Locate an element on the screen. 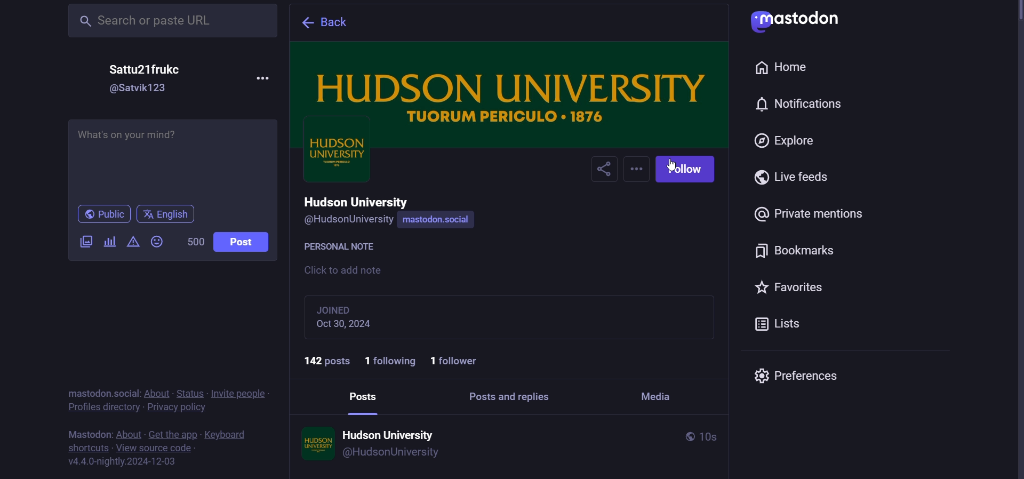  notification is located at coordinates (796, 105).